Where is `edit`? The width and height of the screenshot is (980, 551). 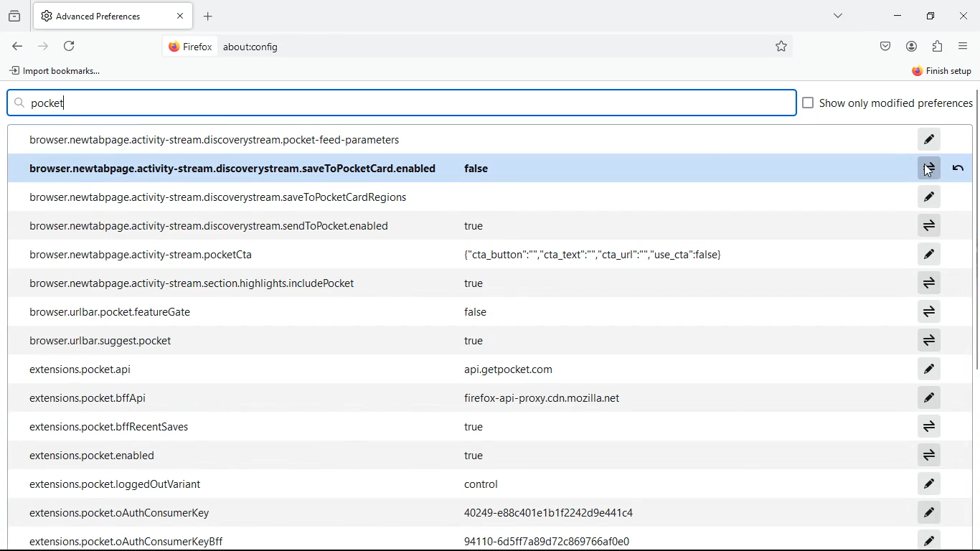
edit is located at coordinates (929, 369).